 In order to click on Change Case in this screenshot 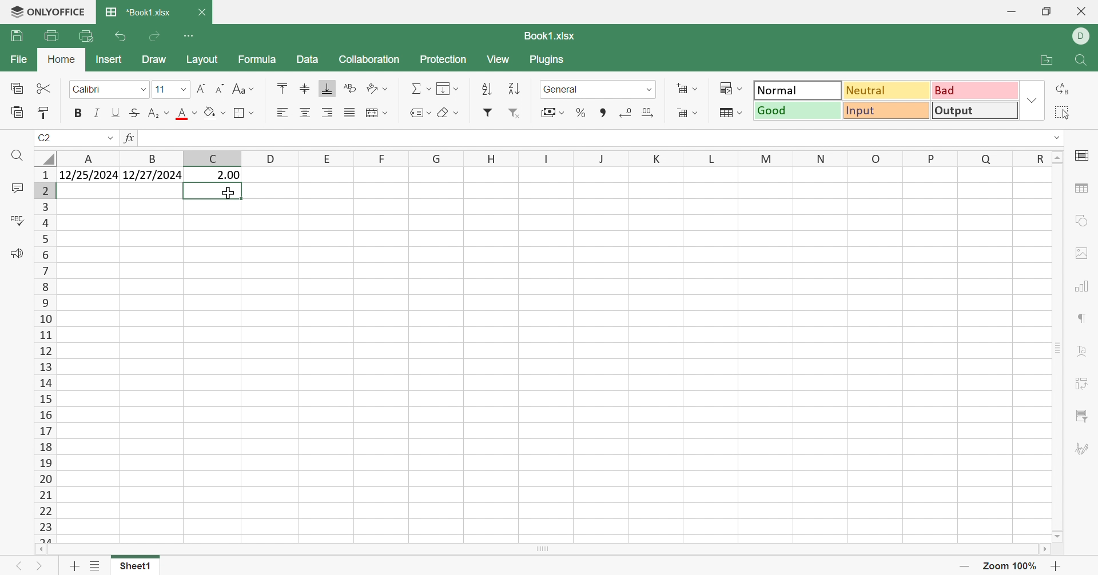, I will do `click(244, 90)`.